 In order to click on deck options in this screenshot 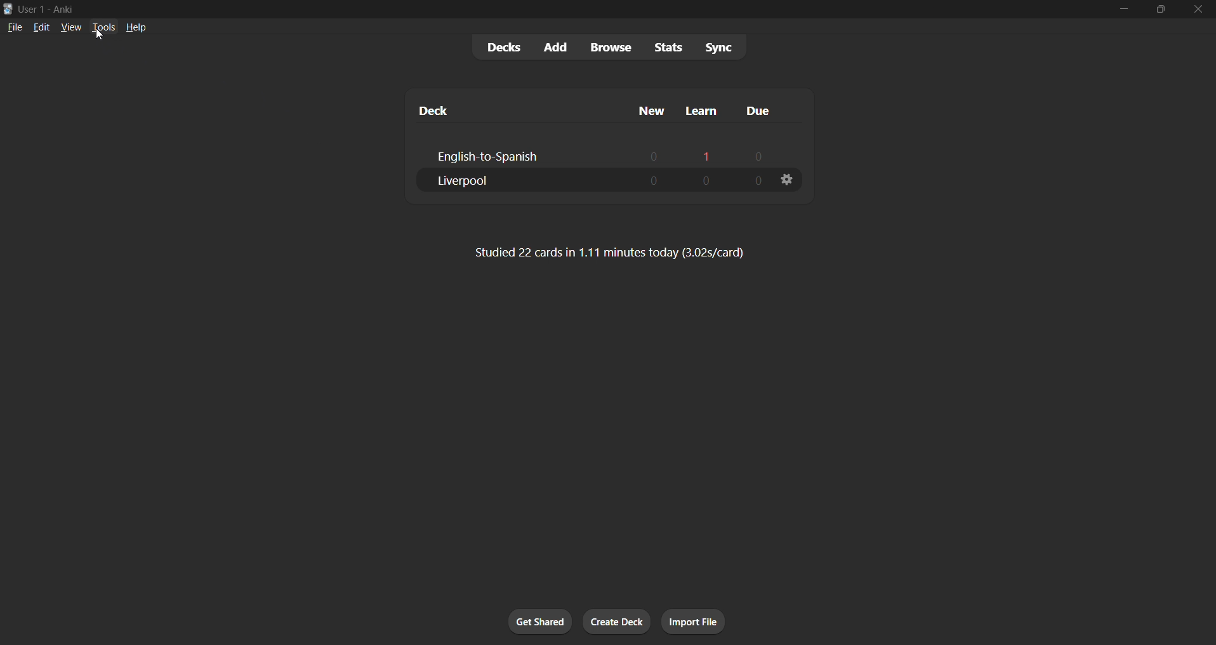, I will do `click(790, 182)`.